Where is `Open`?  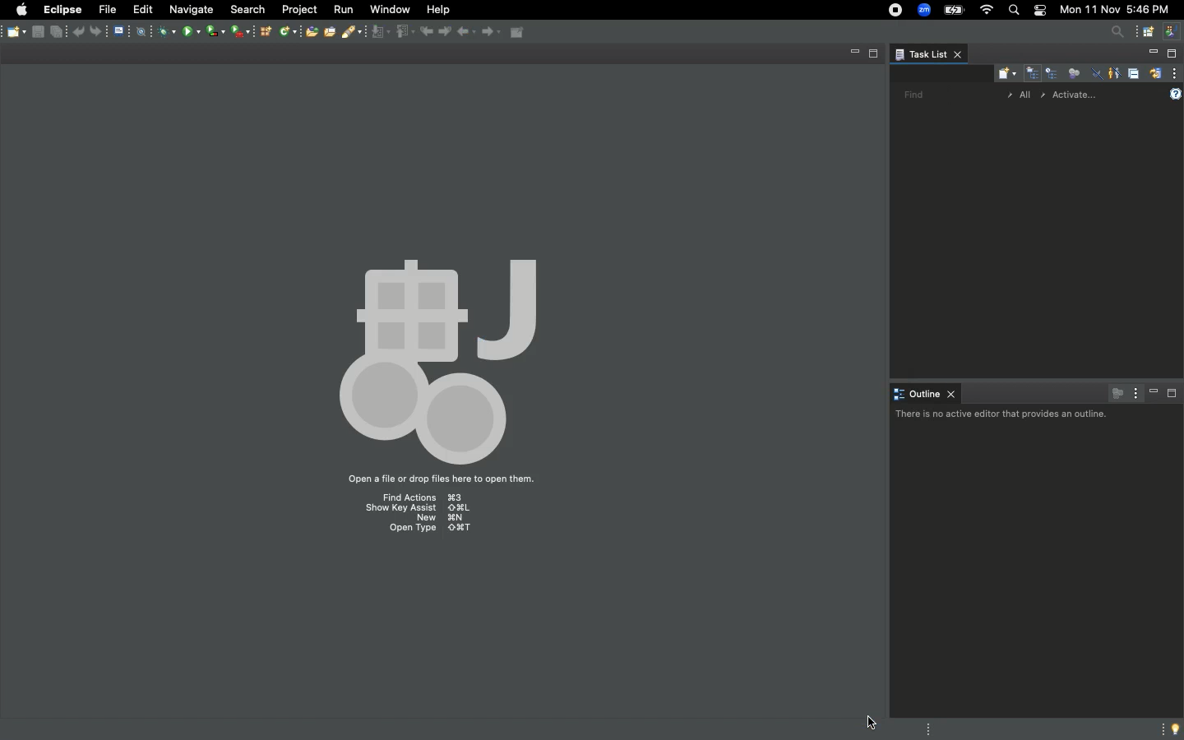
Open is located at coordinates (521, 33).